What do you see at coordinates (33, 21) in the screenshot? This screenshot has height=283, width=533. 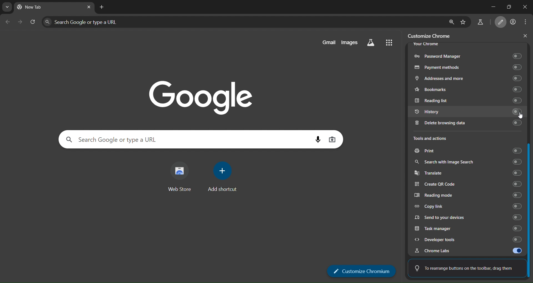 I see `reload page` at bounding box center [33, 21].